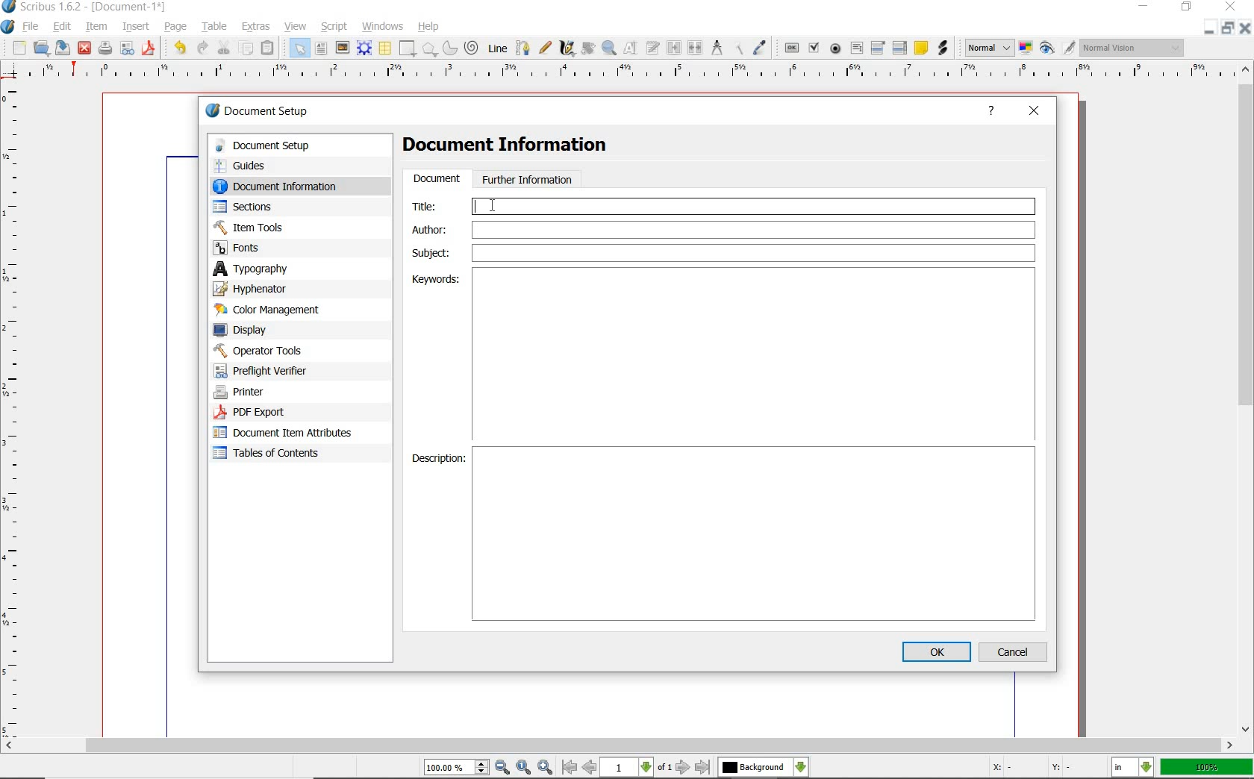  What do you see at coordinates (283, 248) in the screenshot?
I see `fonts` at bounding box center [283, 248].